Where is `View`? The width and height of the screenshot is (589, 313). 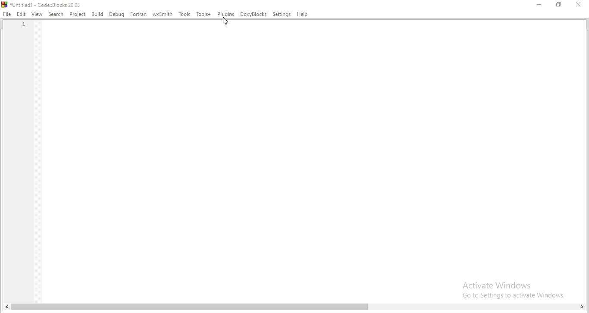 View is located at coordinates (37, 15).